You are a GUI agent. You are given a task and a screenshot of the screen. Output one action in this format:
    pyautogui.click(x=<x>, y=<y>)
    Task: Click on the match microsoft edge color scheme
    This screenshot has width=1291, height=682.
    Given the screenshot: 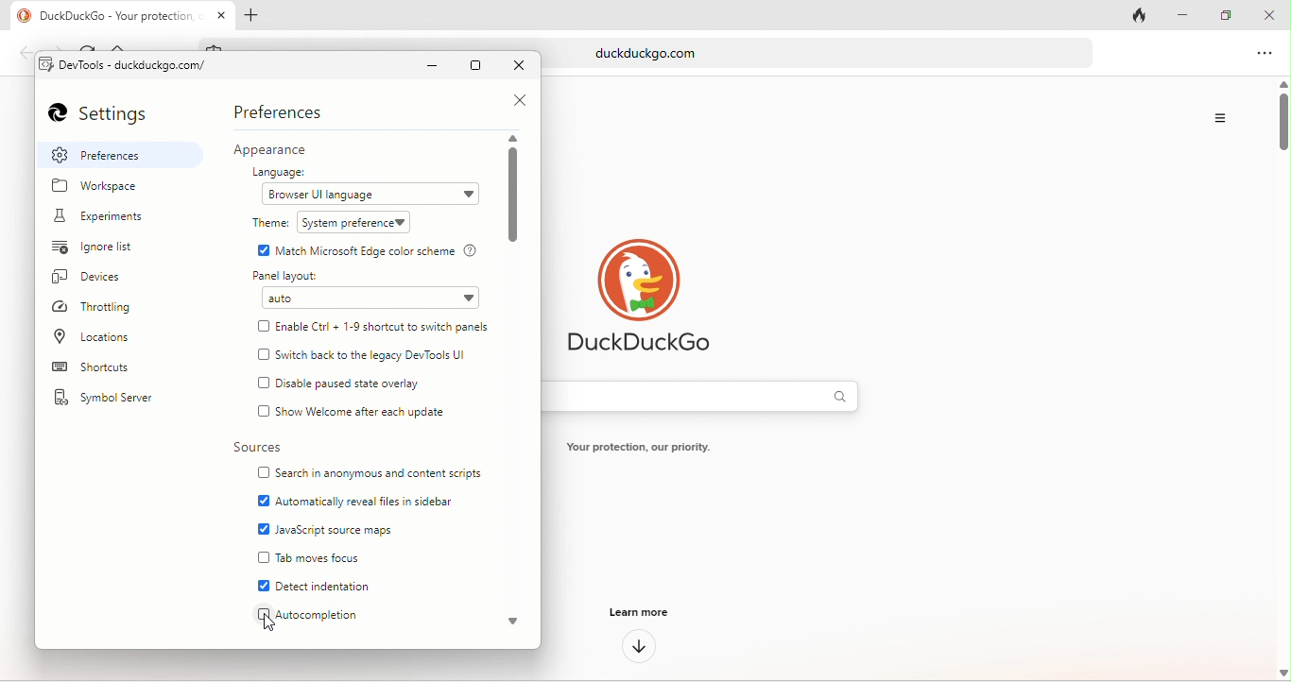 What is the action you would take?
    pyautogui.click(x=380, y=250)
    